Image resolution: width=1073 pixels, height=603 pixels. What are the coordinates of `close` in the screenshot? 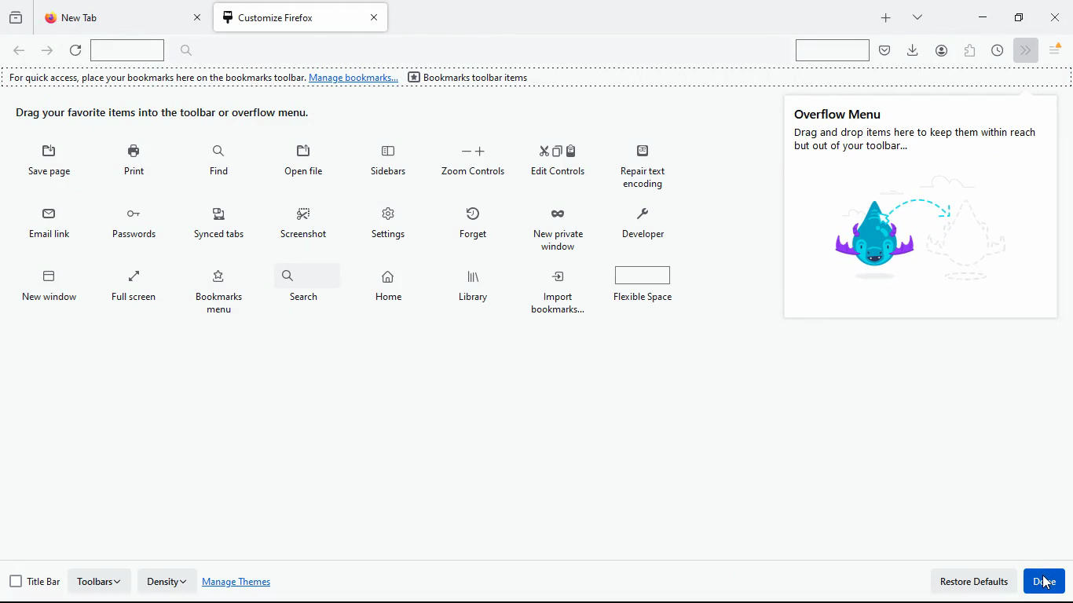 It's located at (1057, 20).